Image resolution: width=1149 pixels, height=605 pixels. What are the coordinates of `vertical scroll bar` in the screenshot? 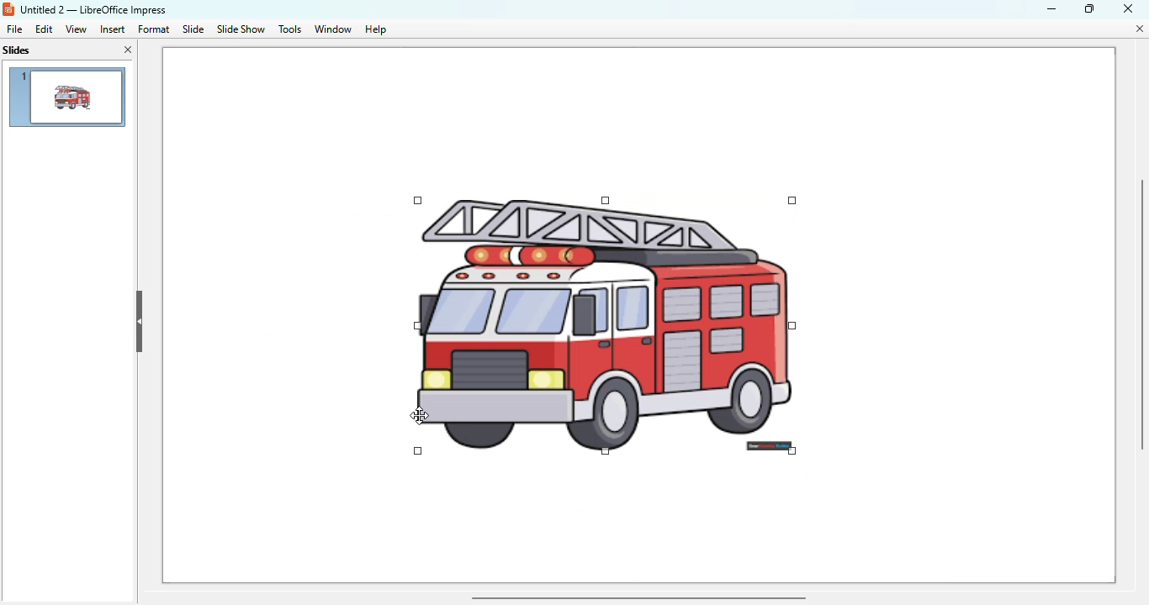 It's located at (1140, 315).